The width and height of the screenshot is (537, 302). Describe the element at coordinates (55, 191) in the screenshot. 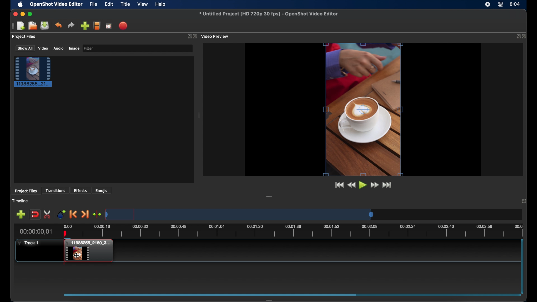

I see `transitions` at that location.